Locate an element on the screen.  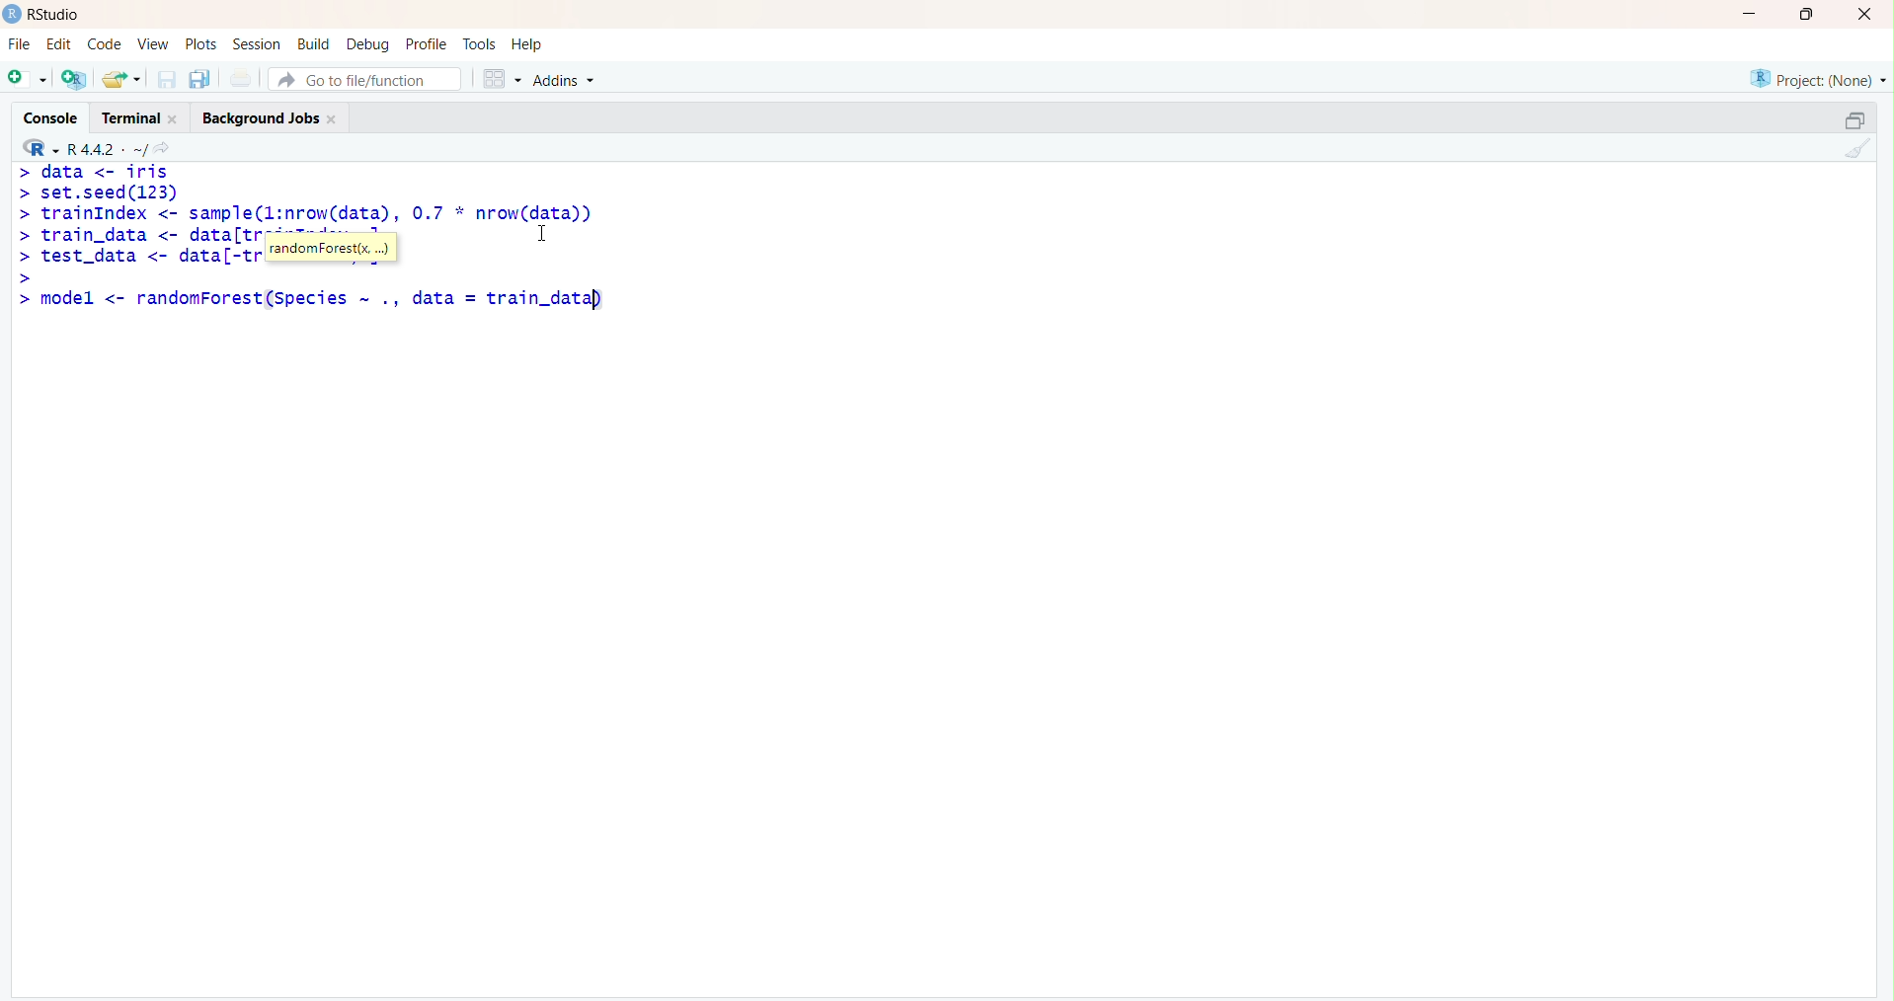
Background Jobs is located at coordinates (270, 116).